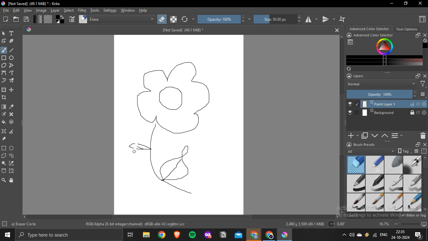  I want to click on layer, so click(54, 11).